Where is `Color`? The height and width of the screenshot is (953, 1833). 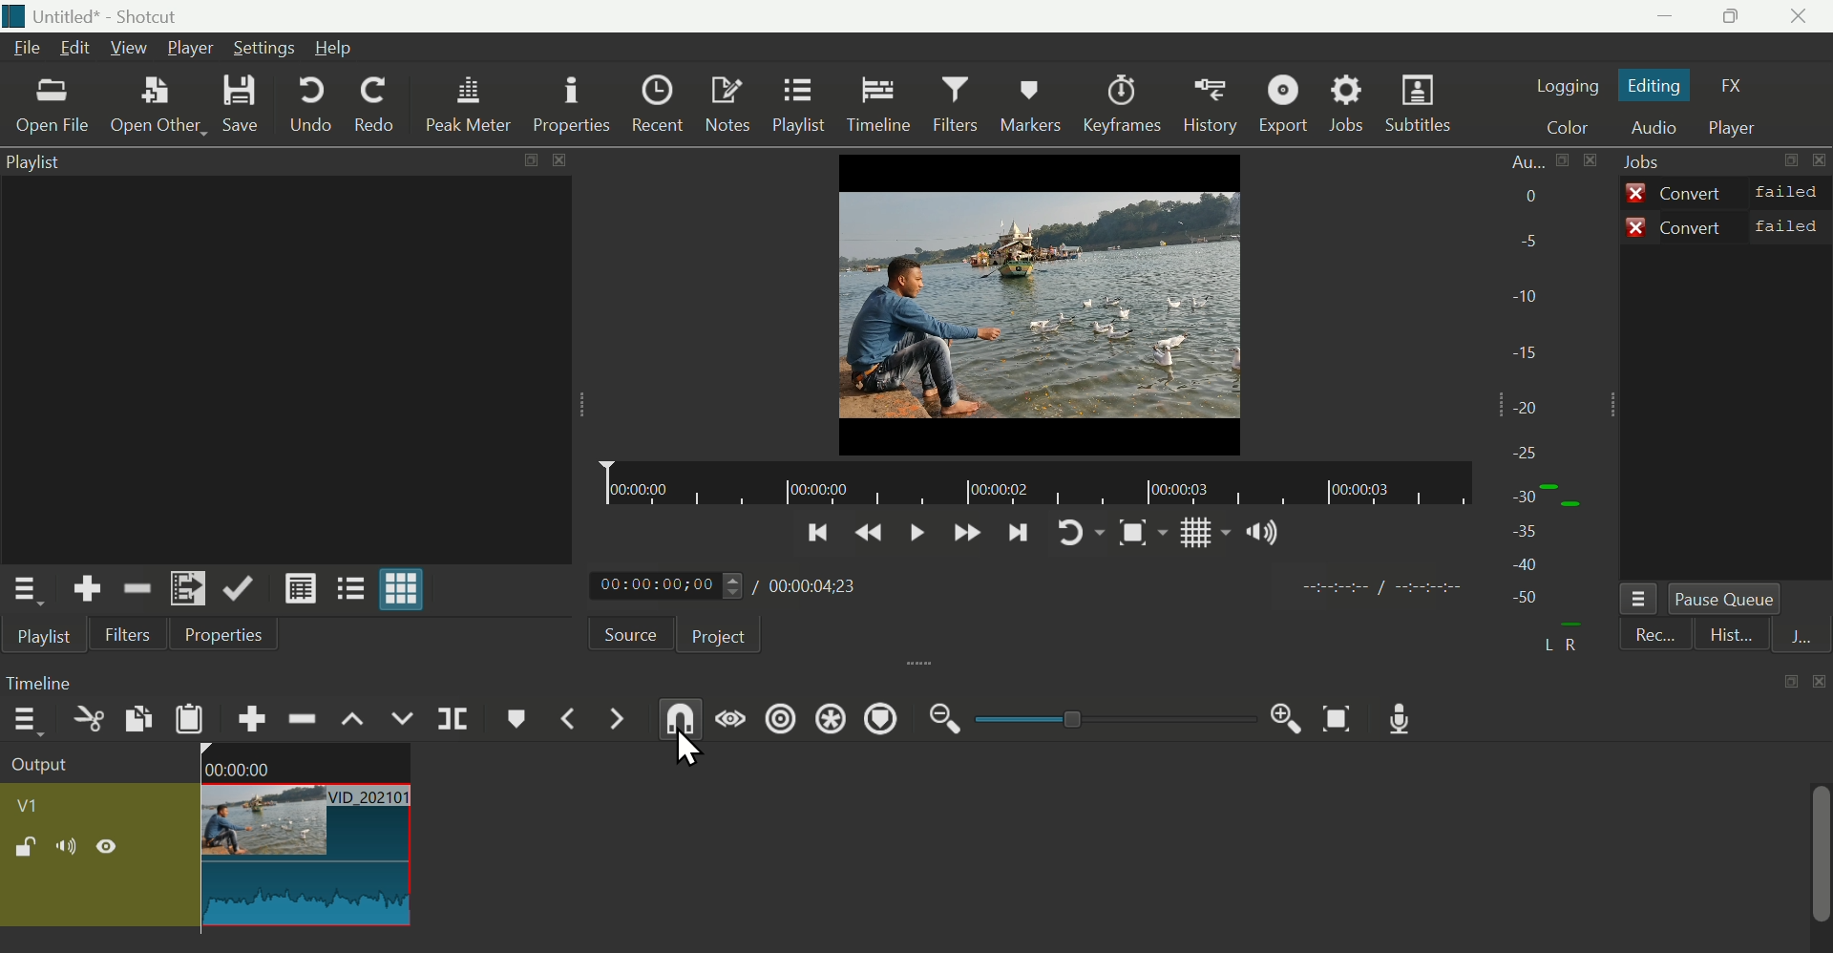 Color is located at coordinates (1564, 124).